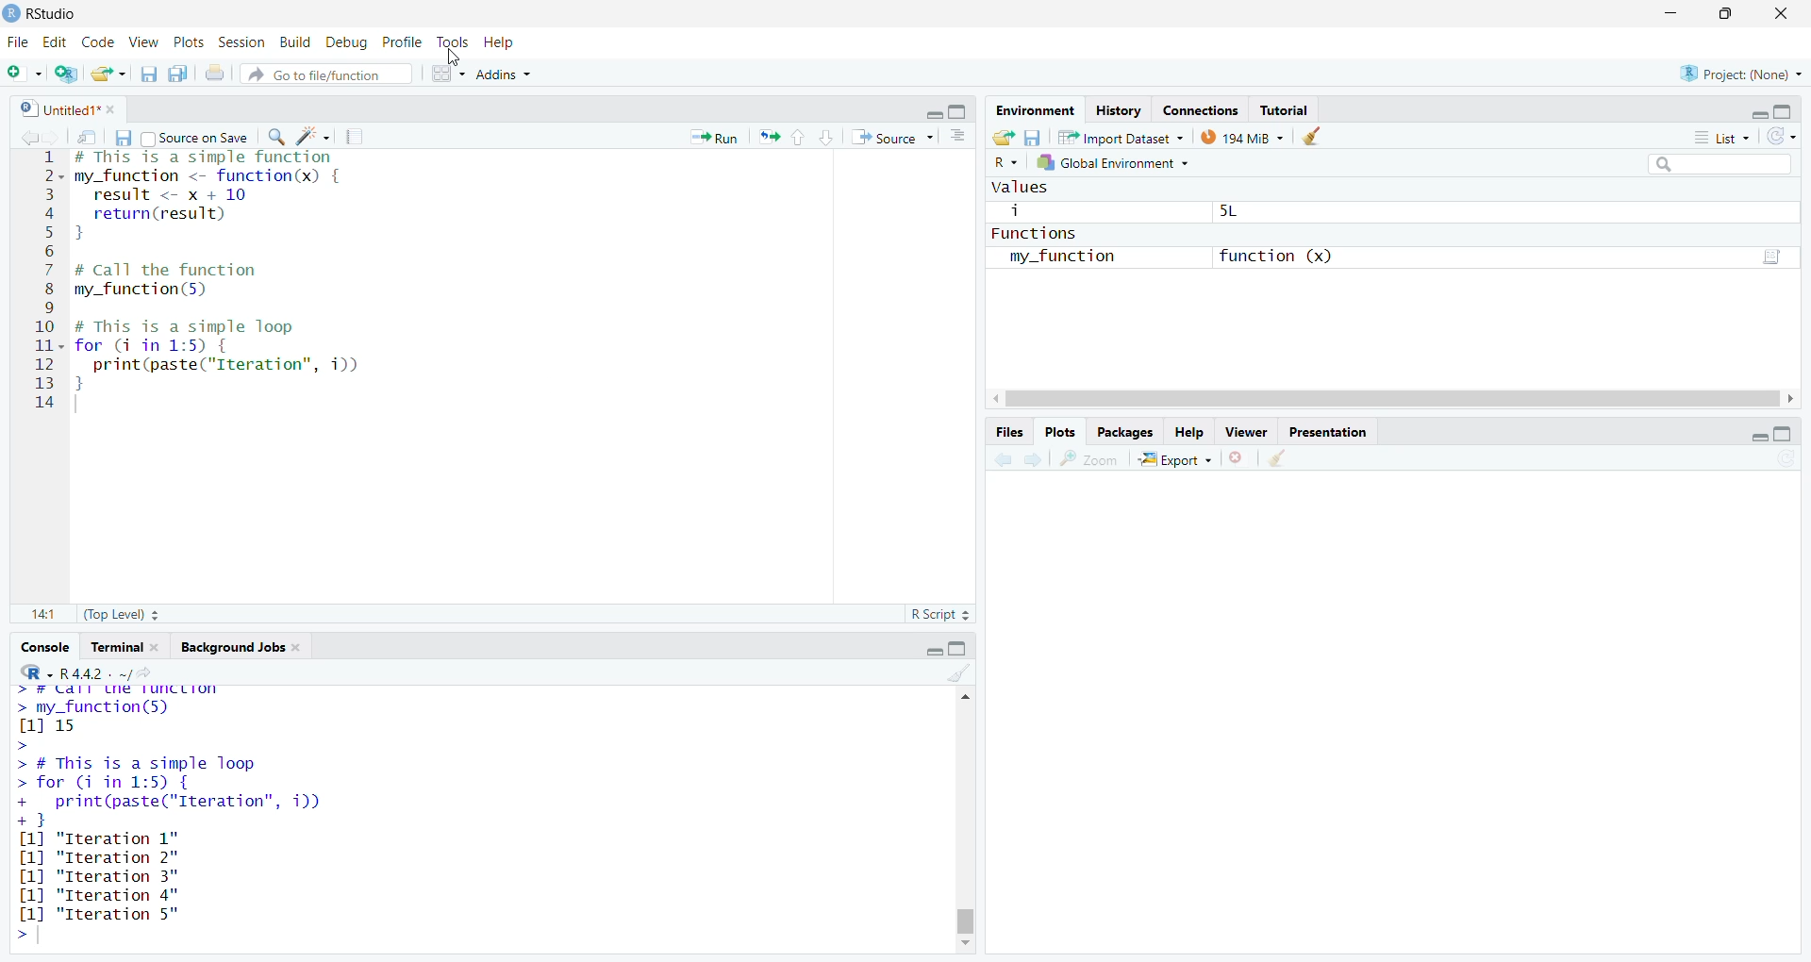  Describe the element at coordinates (1119, 108) in the screenshot. I see `History` at that location.